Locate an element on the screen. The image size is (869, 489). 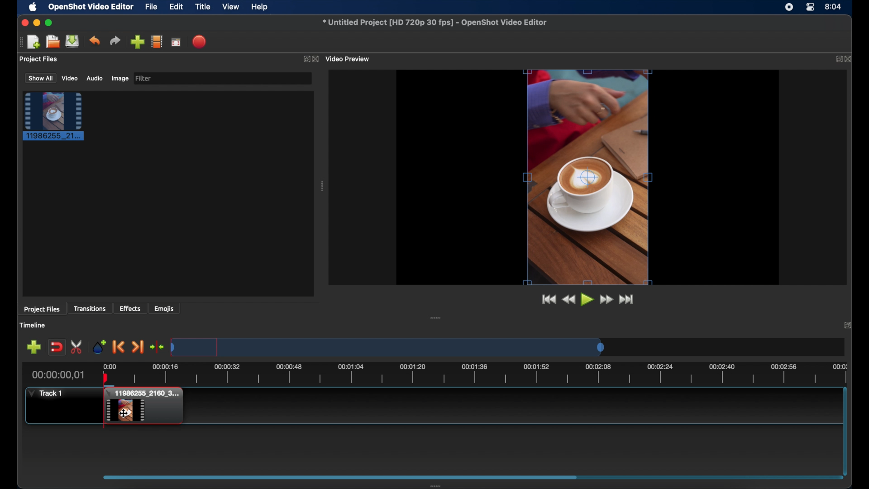
image is located at coordinates (119, 78).